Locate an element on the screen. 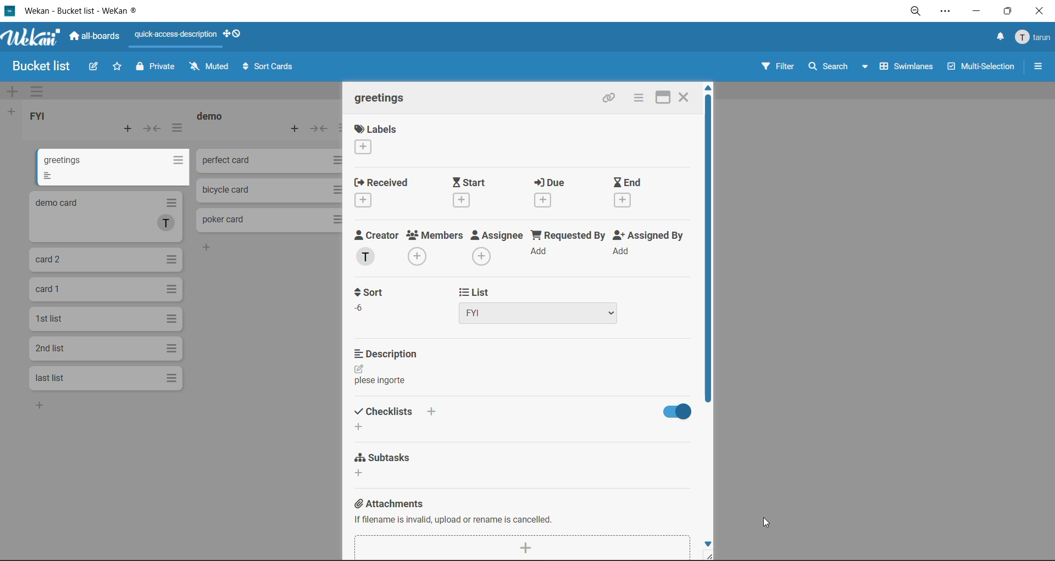  hide checklist options is located at coordinates (674, 412).